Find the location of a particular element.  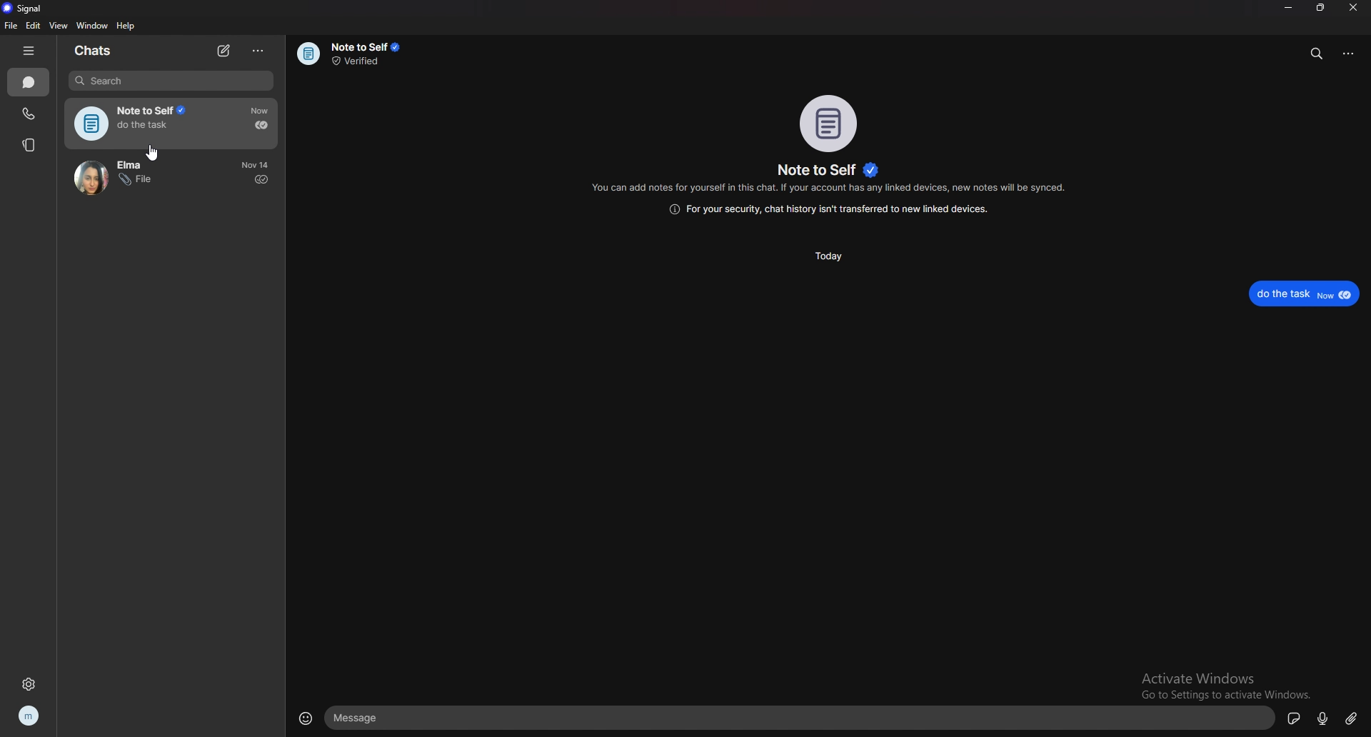

time is located at coordinates (256, 164).